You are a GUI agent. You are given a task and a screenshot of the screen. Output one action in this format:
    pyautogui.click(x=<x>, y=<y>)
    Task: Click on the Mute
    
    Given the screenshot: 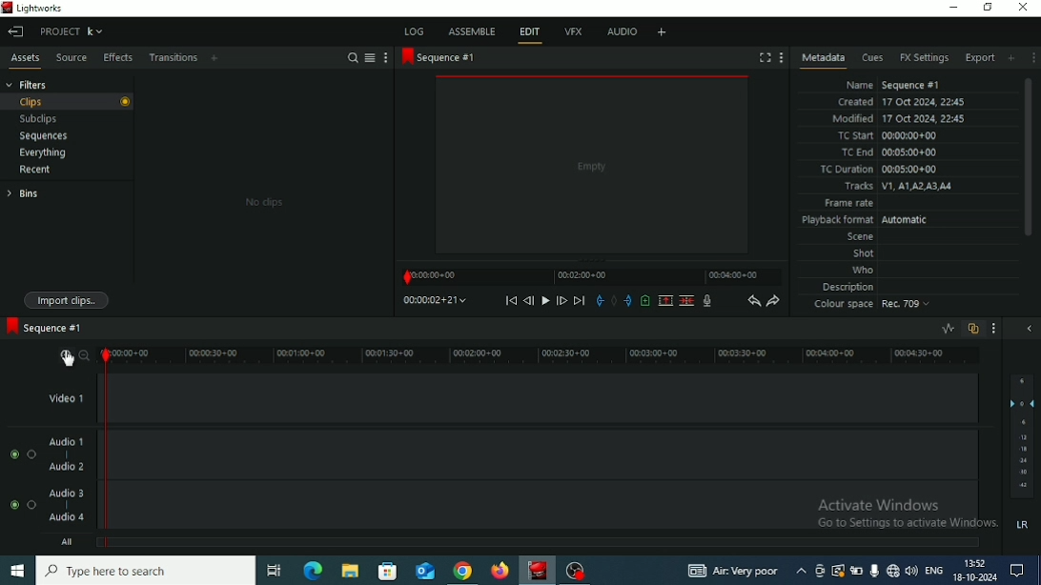 What is the action you would take?
    pyautogui.click(x=1024, y=524)
    